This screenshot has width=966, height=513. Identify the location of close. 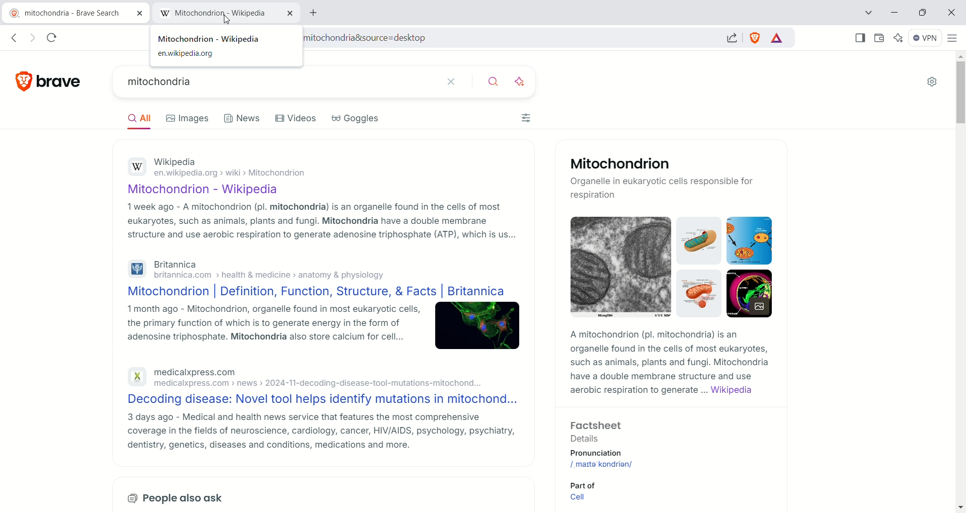
(952, 13).